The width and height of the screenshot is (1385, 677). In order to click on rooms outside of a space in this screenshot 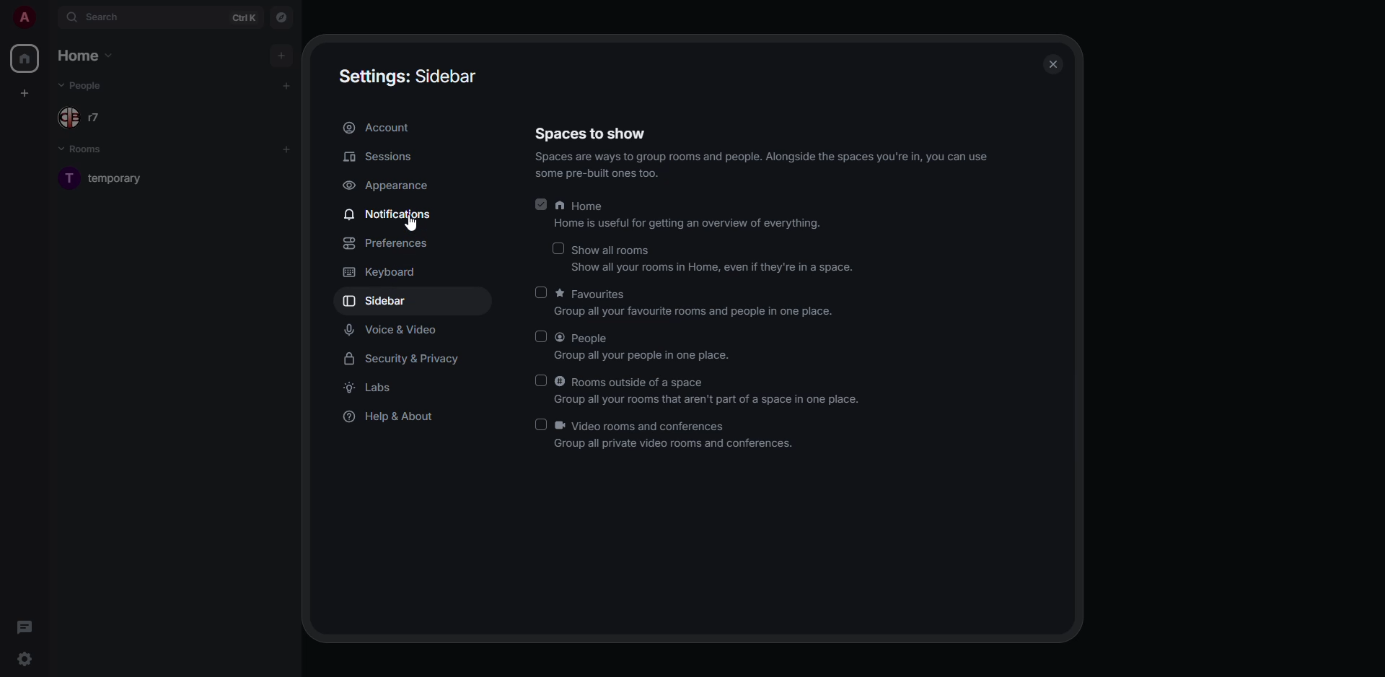, I will do `click(708, 392)`.